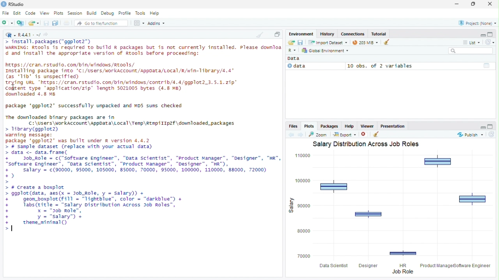  I want to click on Refresh the list of objects, so click(490, 42).